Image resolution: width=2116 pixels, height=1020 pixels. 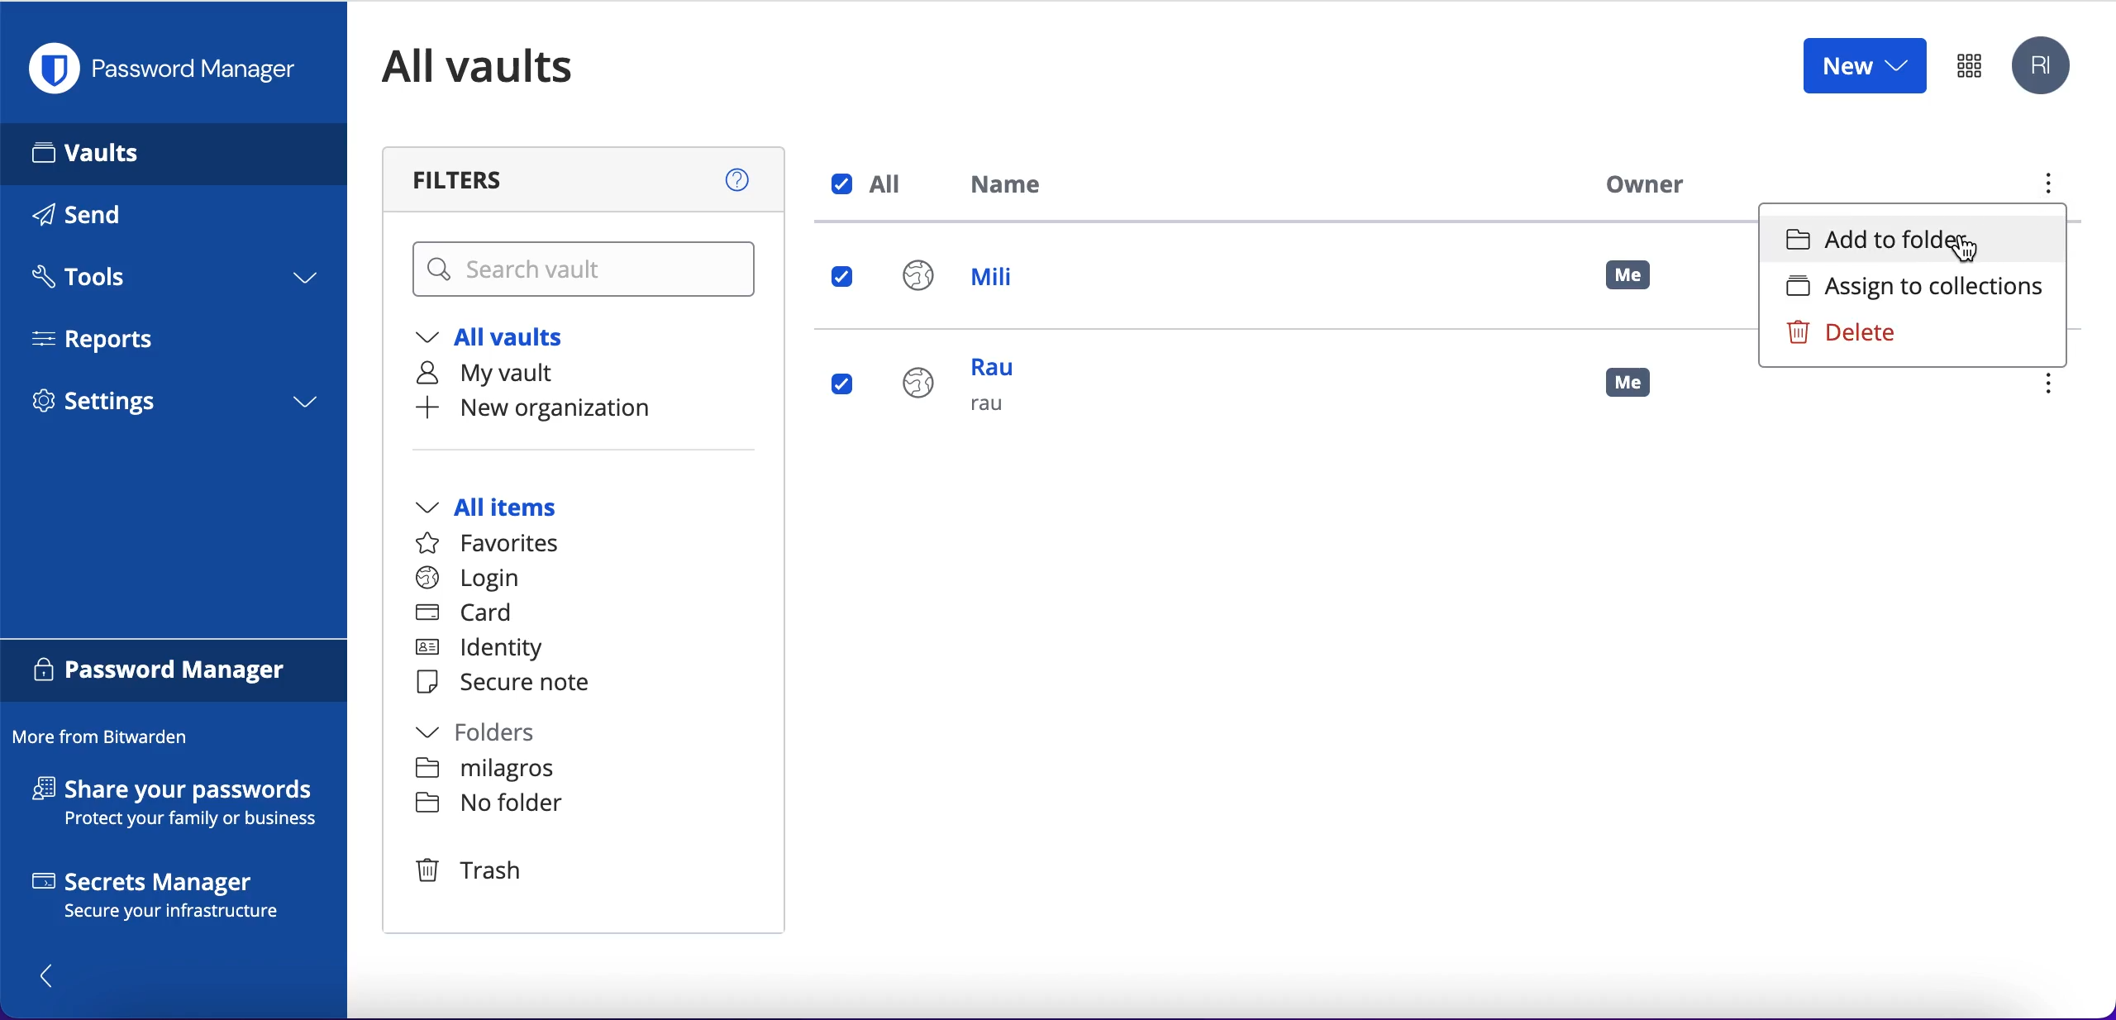 I want to click on no folder, so click(x=488, y=771).